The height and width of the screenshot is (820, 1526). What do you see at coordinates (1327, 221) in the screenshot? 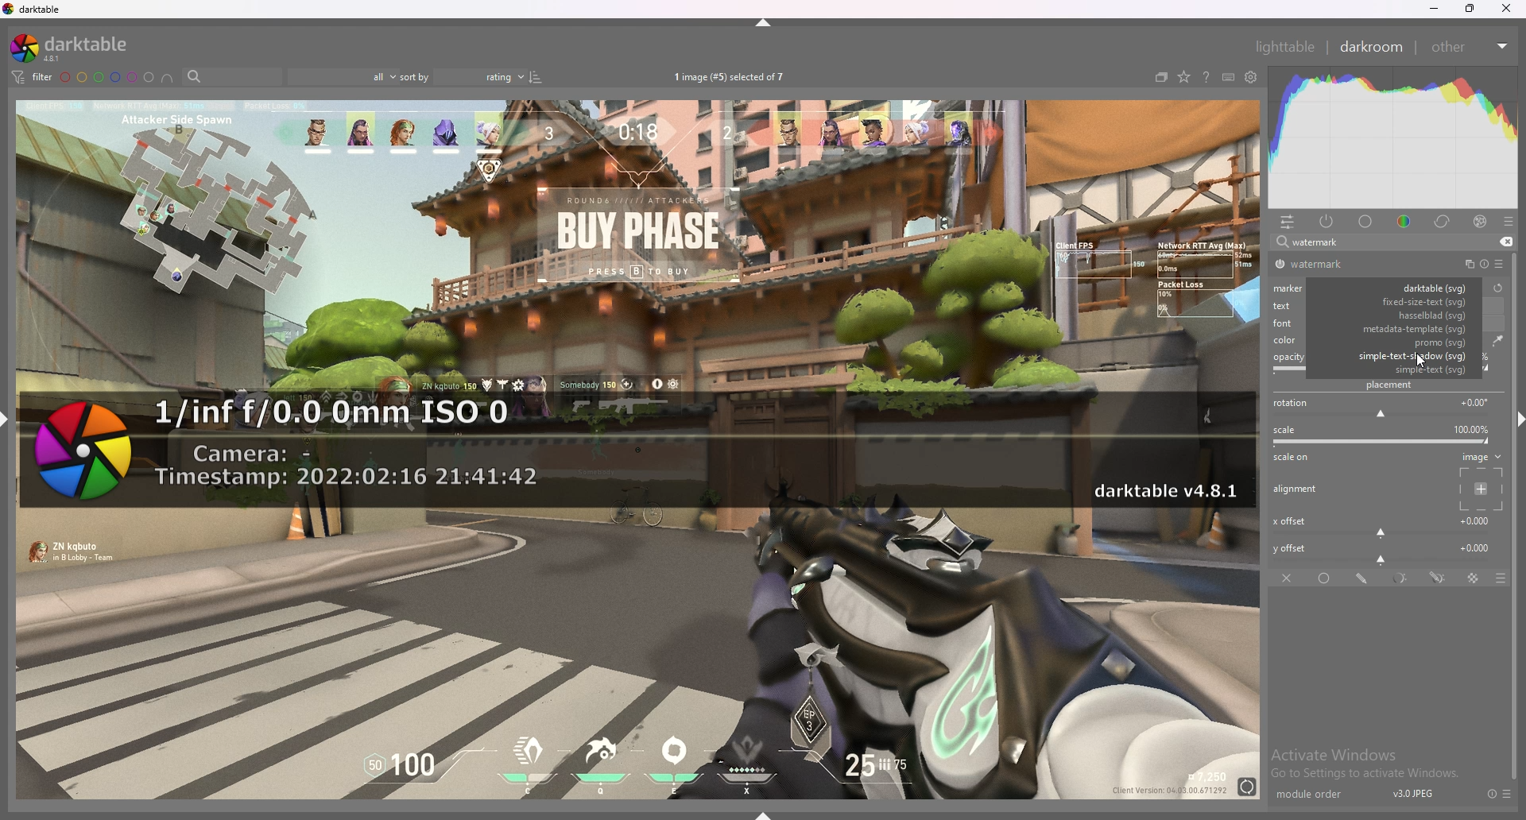
I see `active module` at bounding box center [1327, 221].